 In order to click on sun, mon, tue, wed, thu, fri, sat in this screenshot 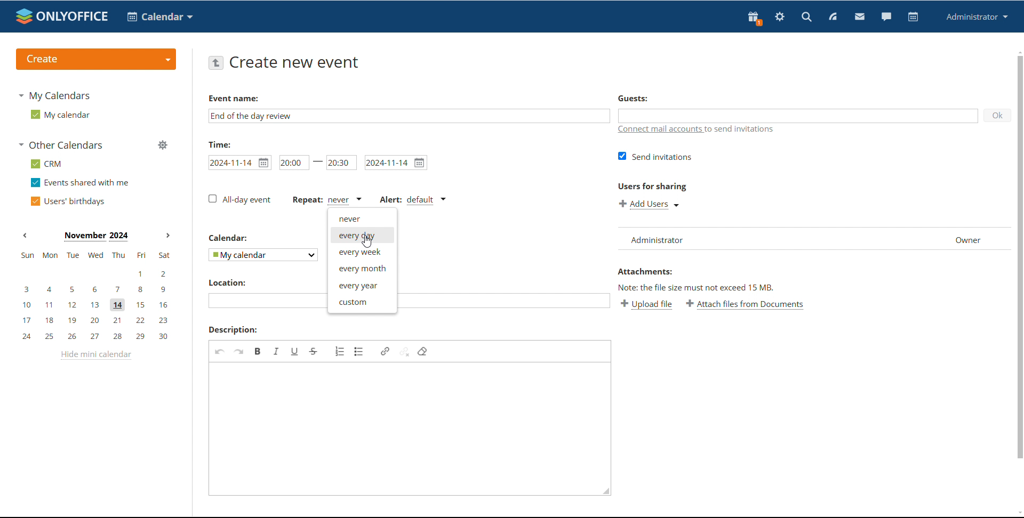, I will do `click(94, 255)`.